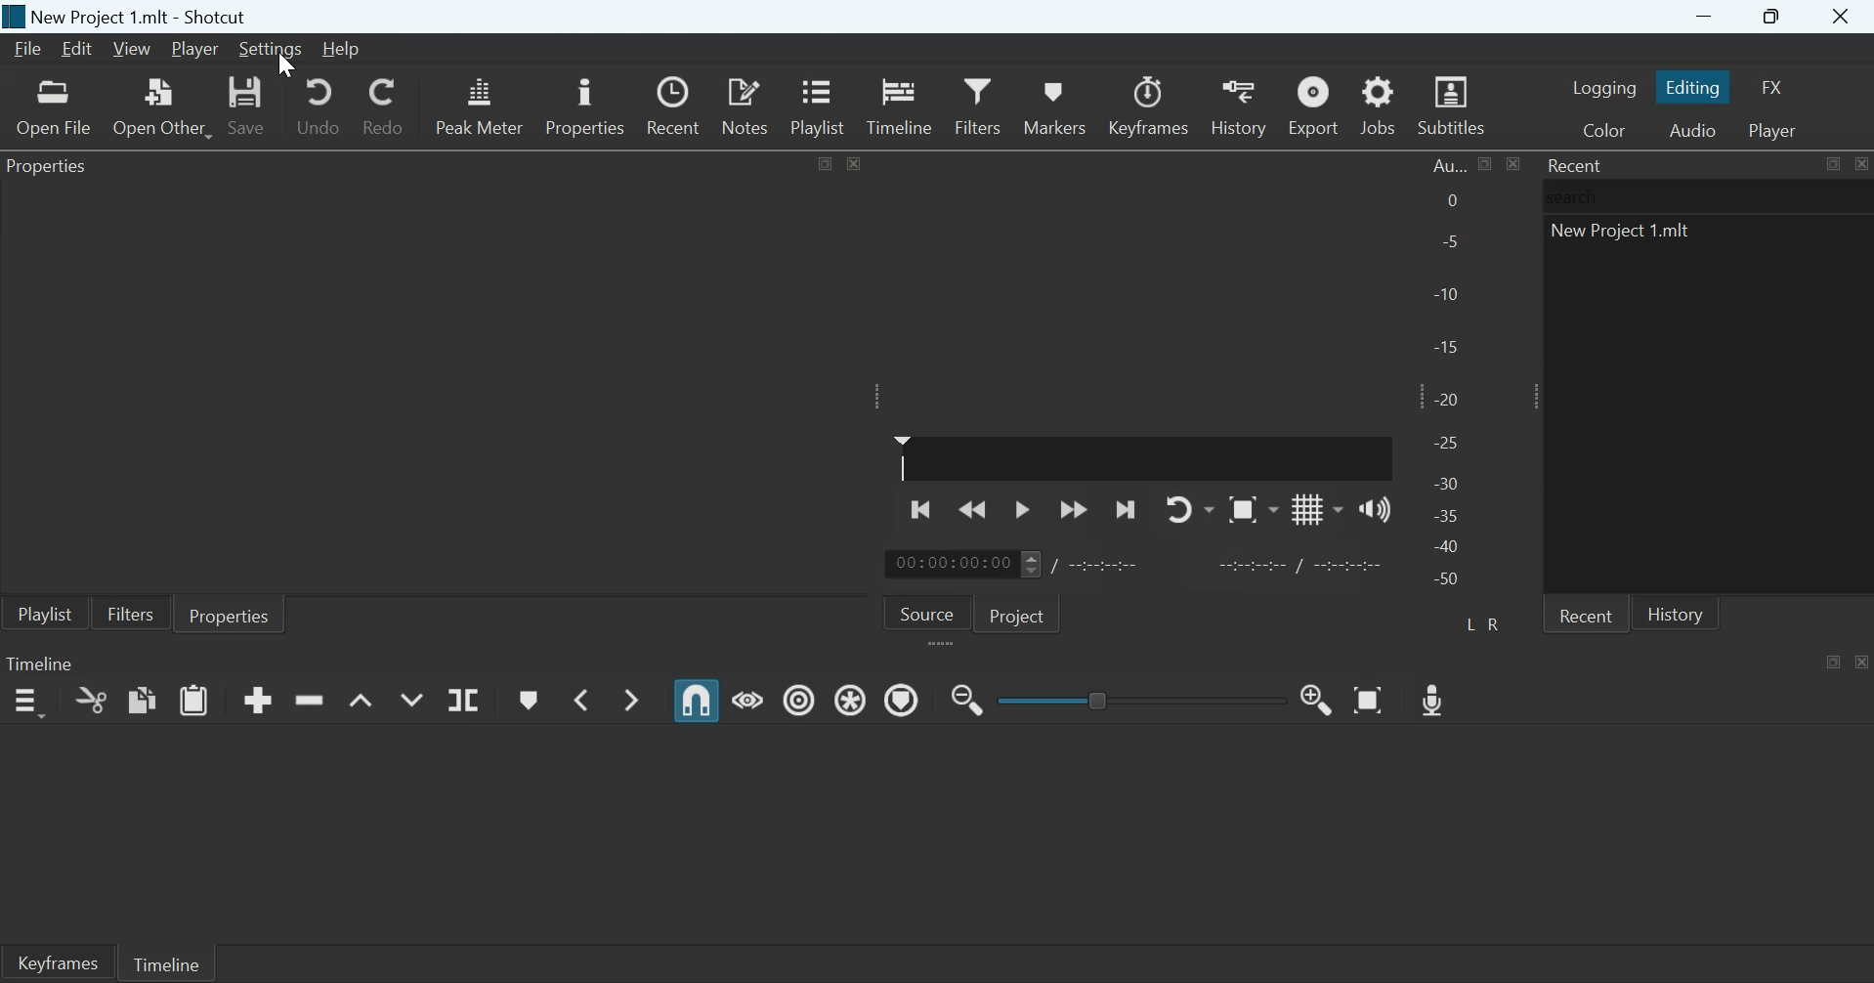  I want to click on Snap, so click(697, 701).